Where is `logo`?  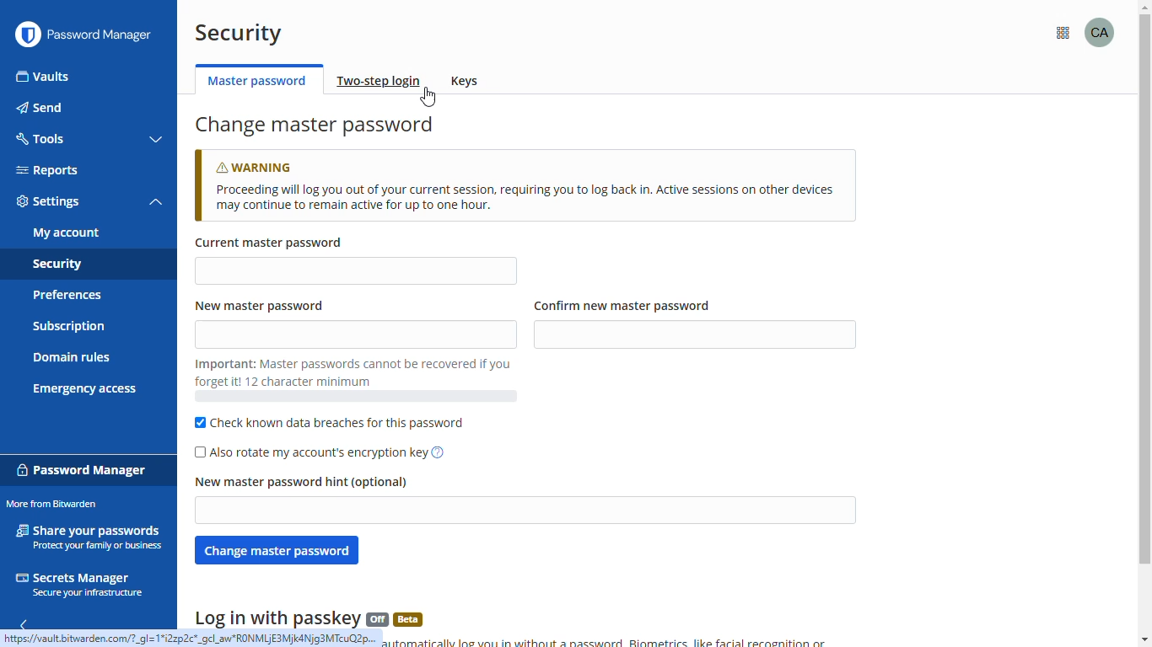
logo is located at coordinates (27, 35).